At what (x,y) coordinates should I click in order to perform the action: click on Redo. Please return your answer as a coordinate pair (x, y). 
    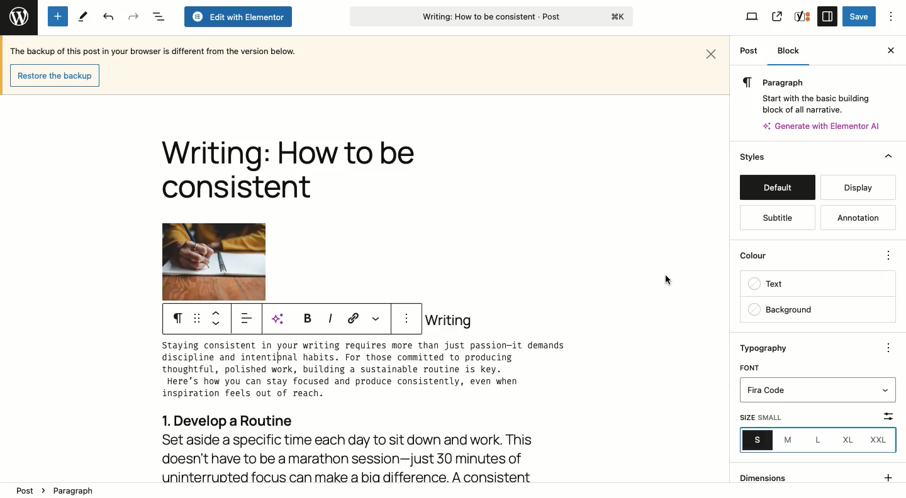
    Looking at the image, I should click on (133, 16).